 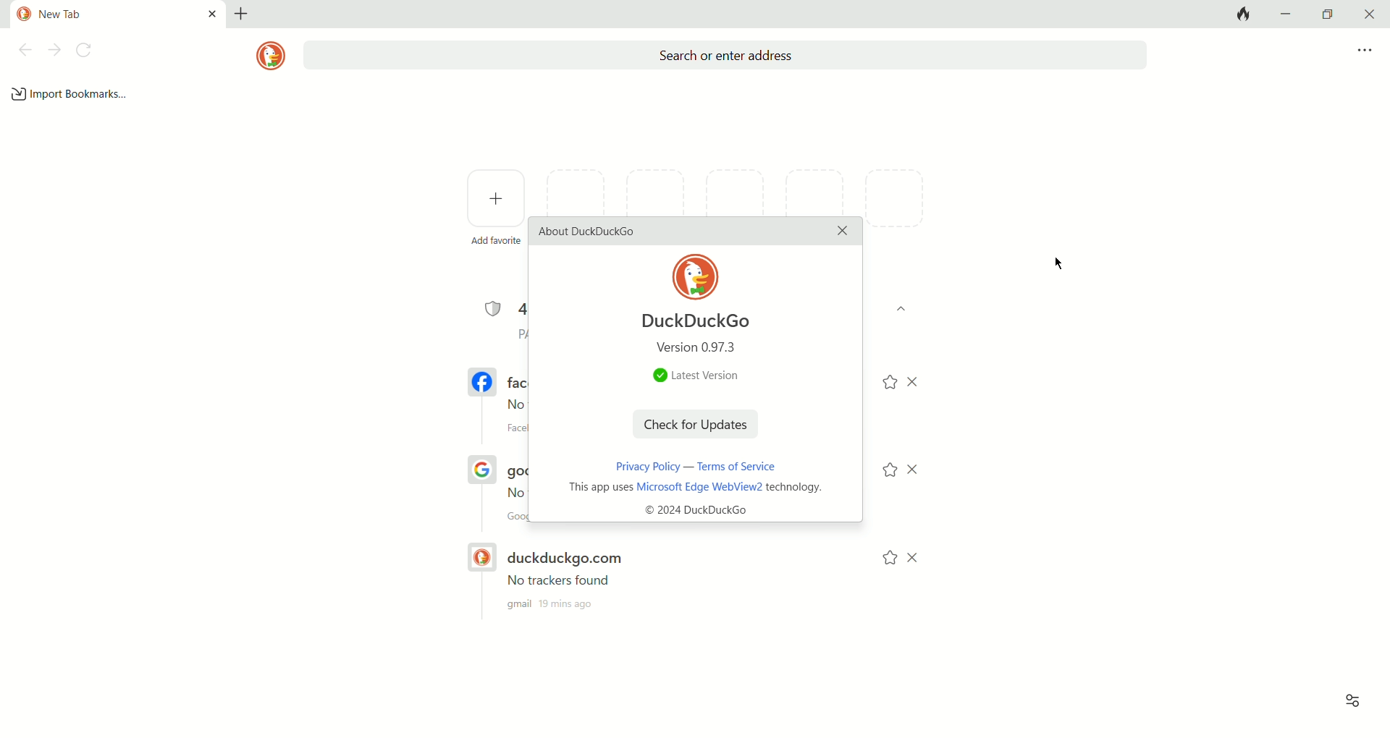 I want to click on add tab, so click(x=245, y=13).